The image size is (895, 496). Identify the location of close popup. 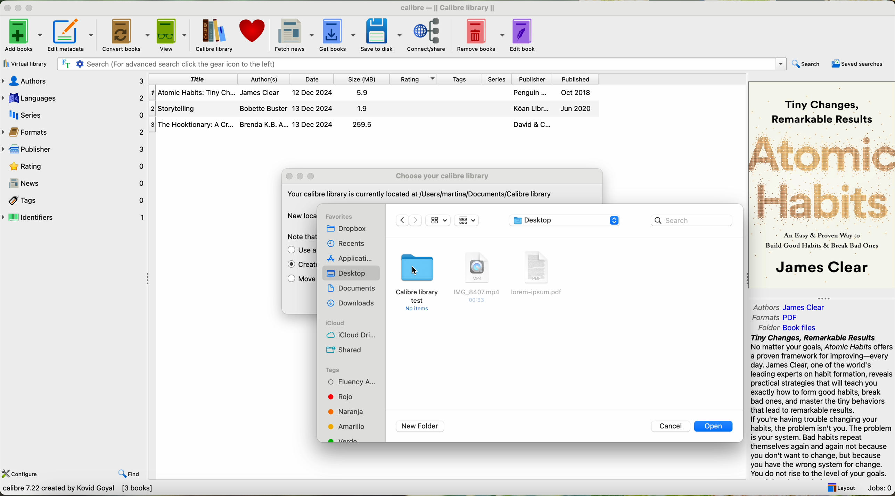
(290, 176).